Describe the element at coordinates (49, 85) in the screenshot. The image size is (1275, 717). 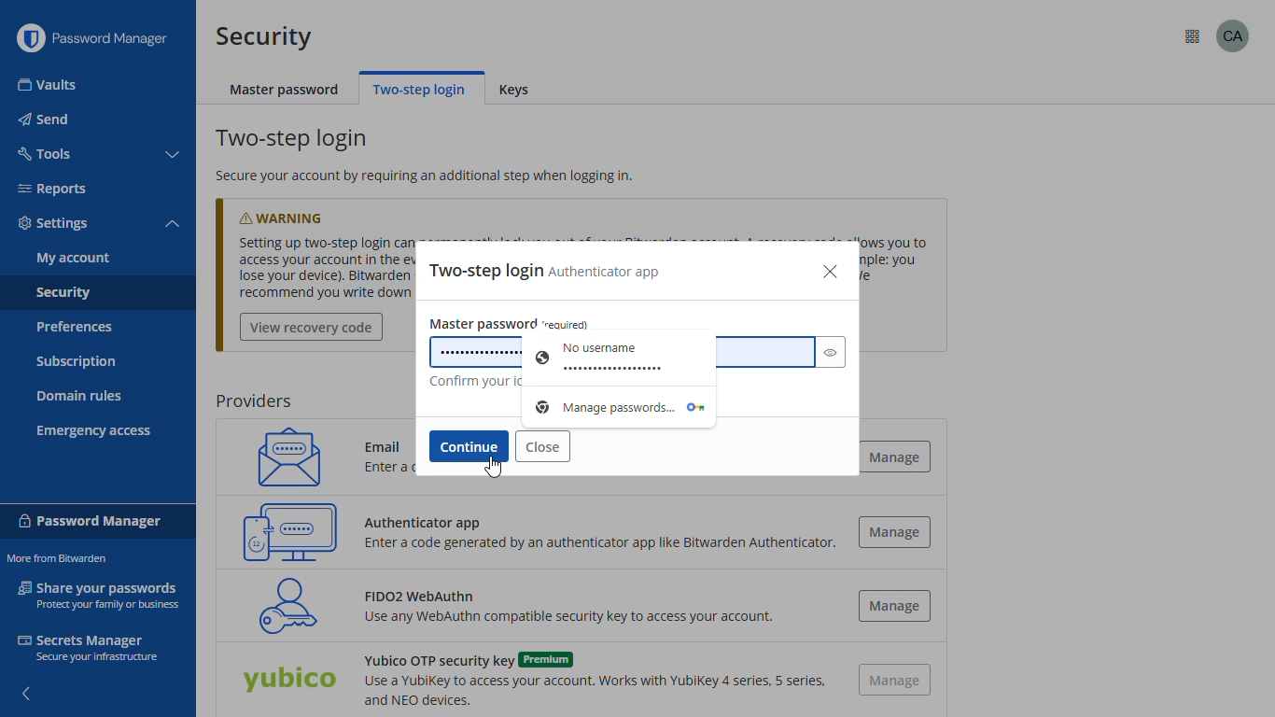
I see `vaults` at that location.